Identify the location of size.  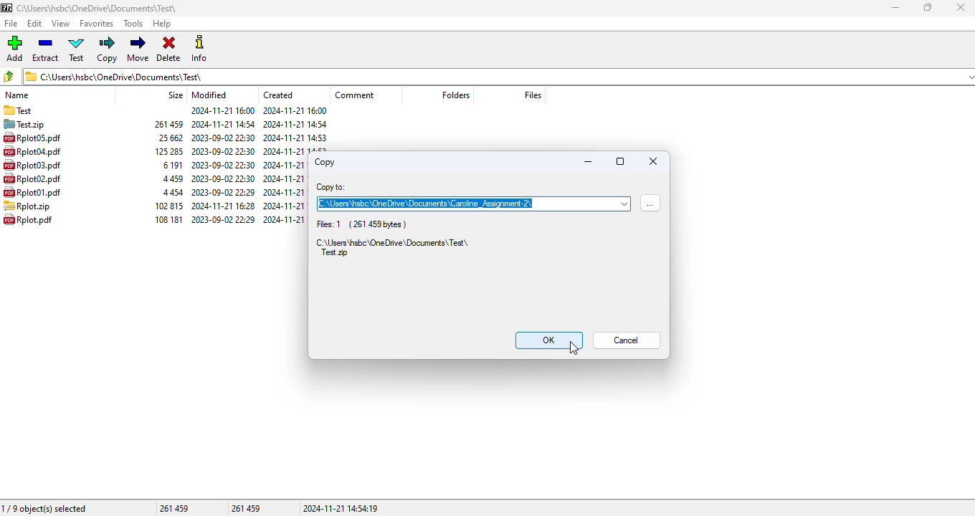
(166, 124).